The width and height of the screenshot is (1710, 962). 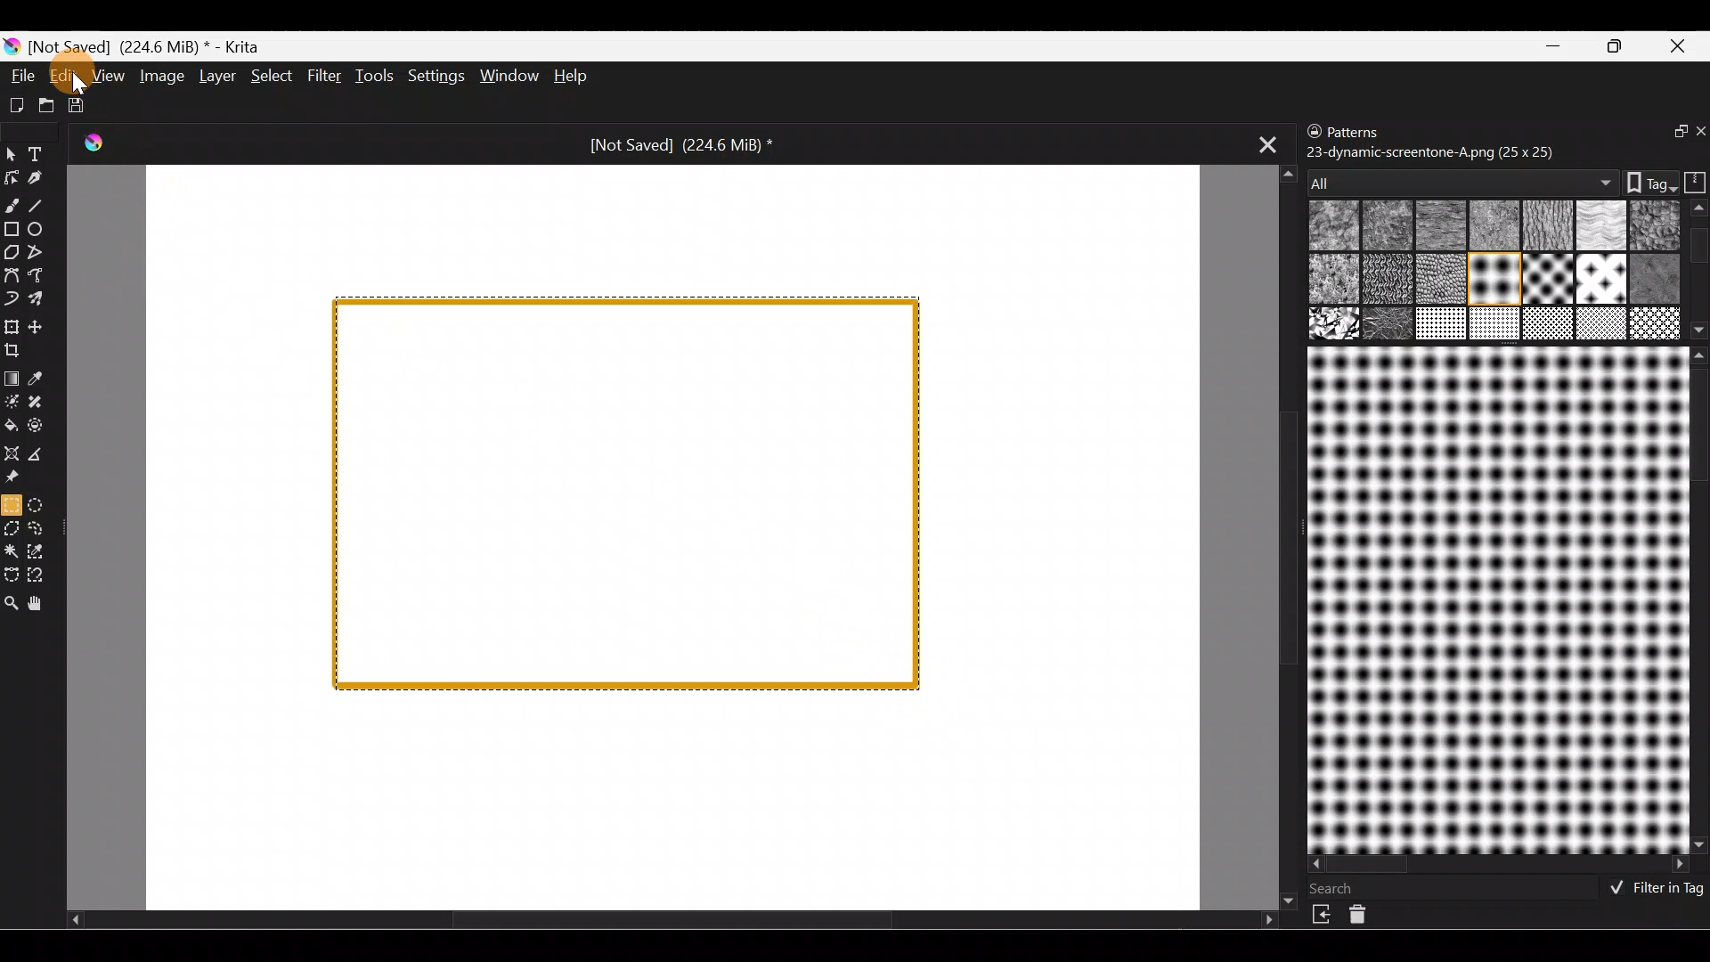 I want to click on 15 texture_rockb.png, so click(x=1389, y=325).